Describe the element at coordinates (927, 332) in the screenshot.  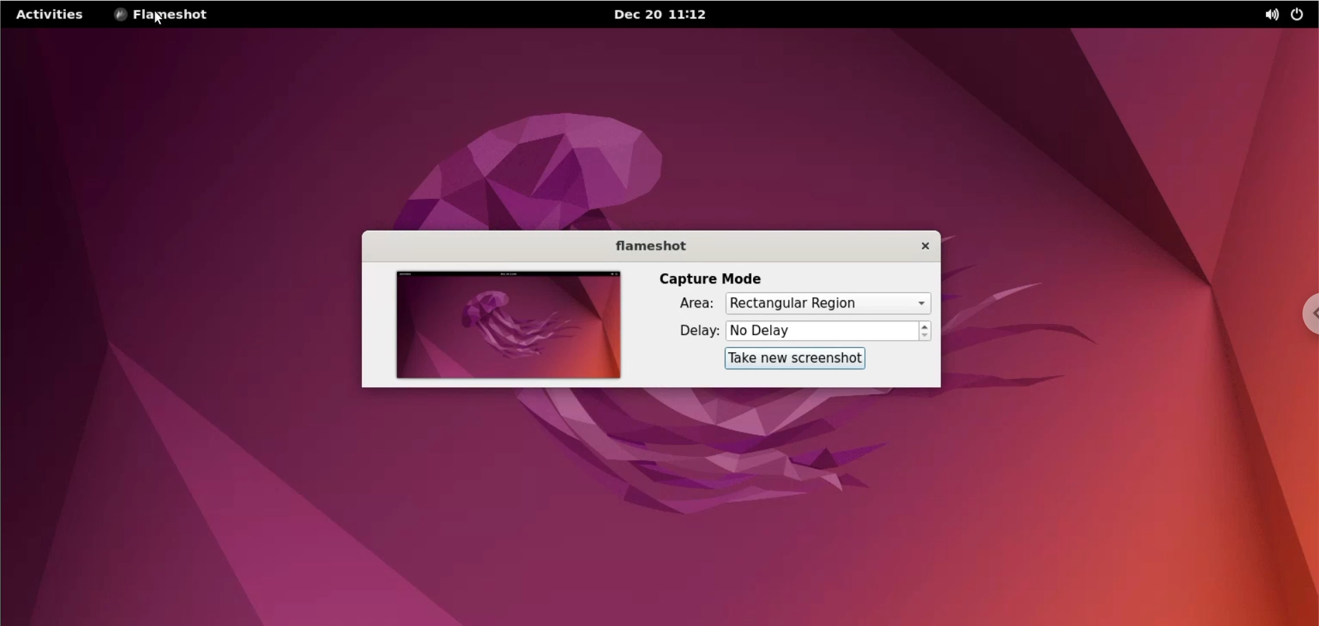
I see `increment or decrement delay` at that location.